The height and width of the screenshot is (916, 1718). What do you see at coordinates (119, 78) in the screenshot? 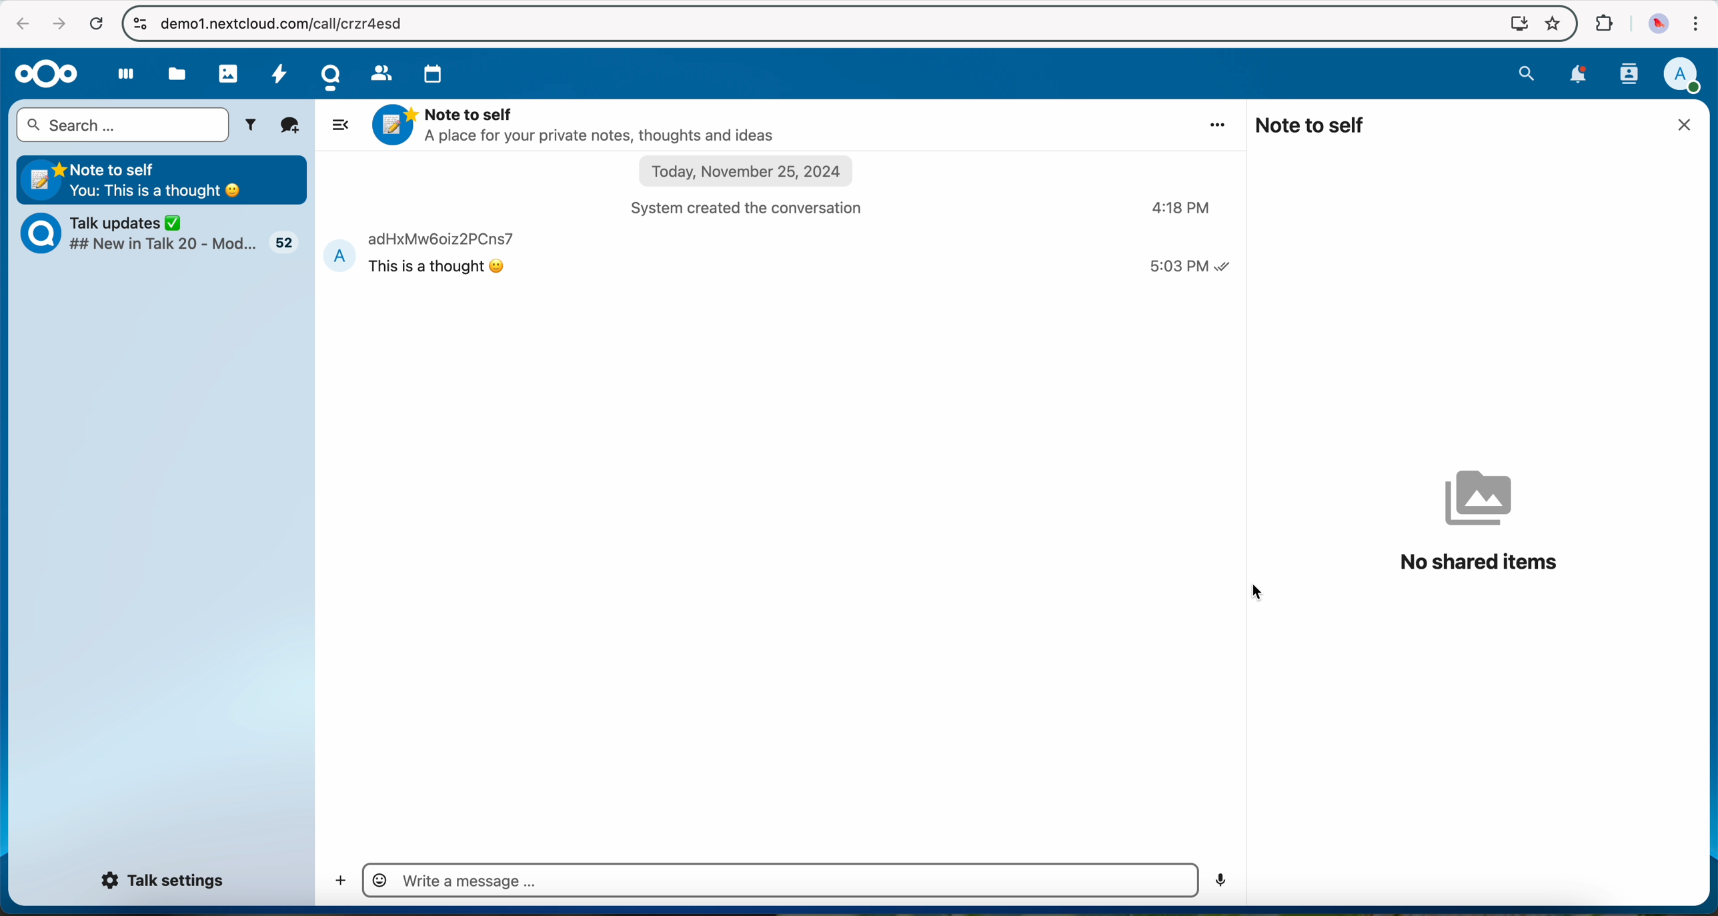
I see `dashboard` at bounding box center [119, 78].